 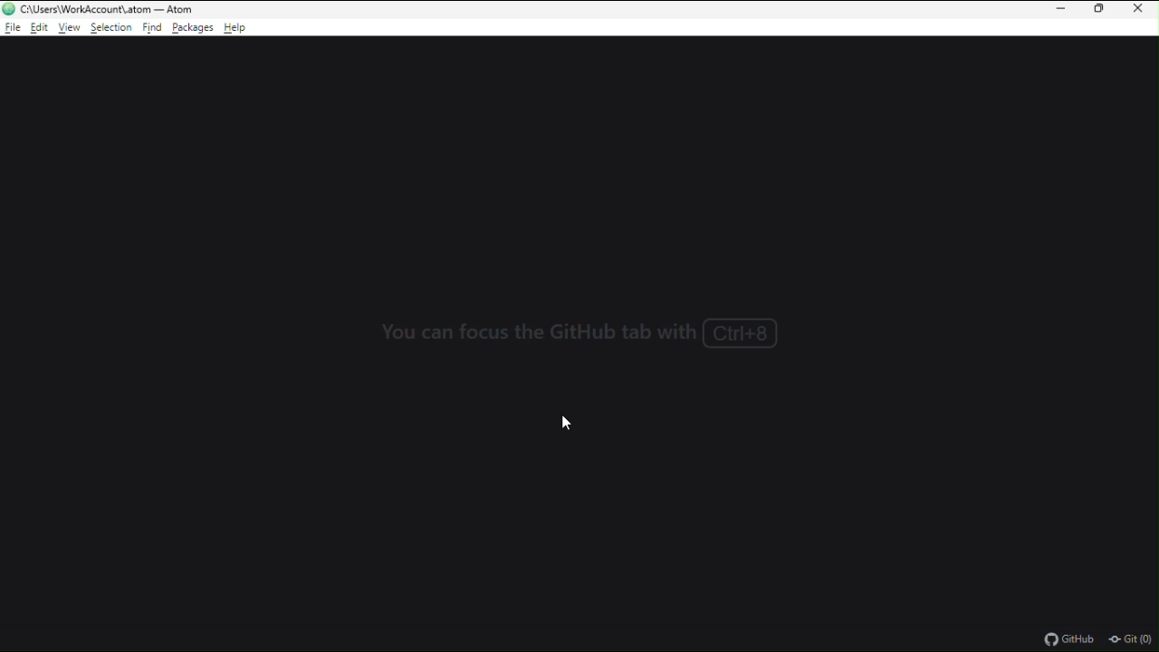 What do you see at coordinates (194, 29) in the screenshot?
I see `Packages ` at bounding box center [194, 29].